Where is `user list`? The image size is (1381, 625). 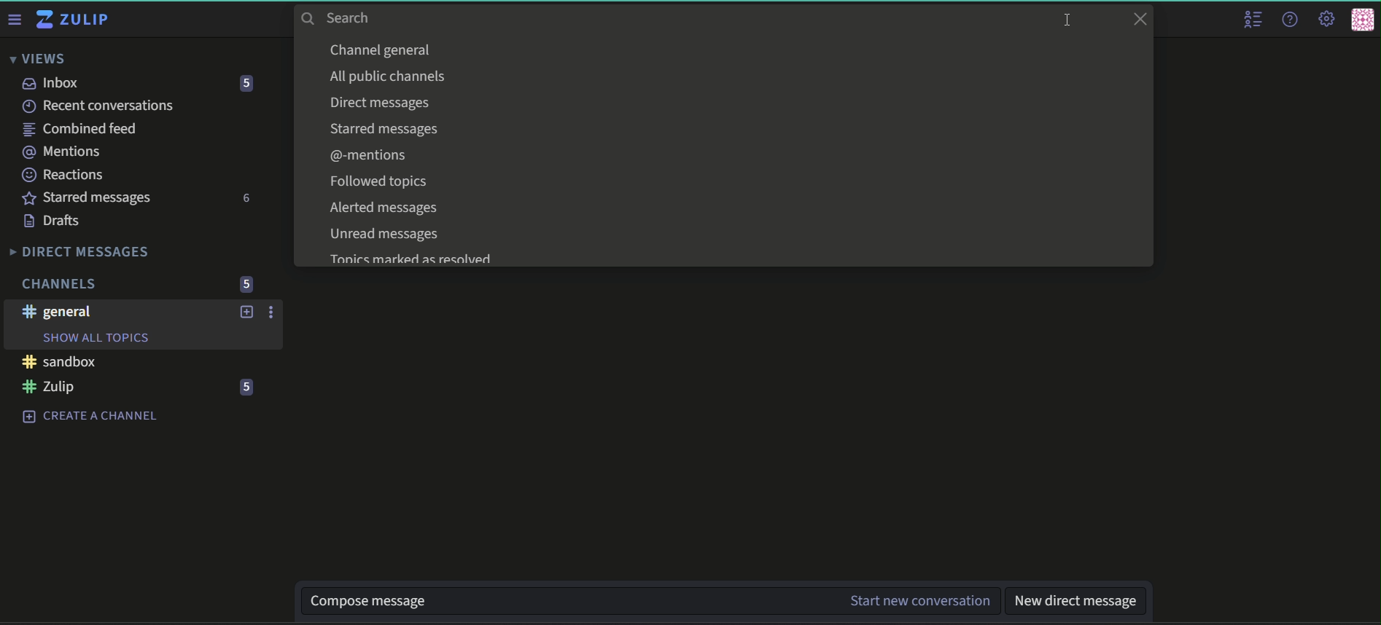 user list is located at coordinates (1251, 20).